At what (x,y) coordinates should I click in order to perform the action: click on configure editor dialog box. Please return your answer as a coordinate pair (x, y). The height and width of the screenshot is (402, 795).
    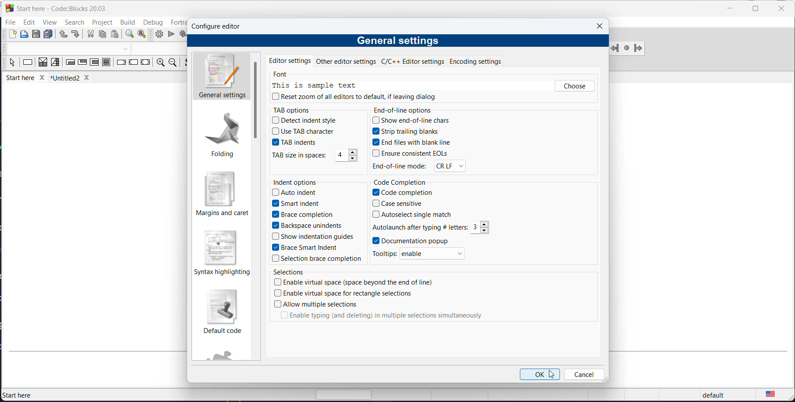
    Looking at the image, I should click on (221, 28).